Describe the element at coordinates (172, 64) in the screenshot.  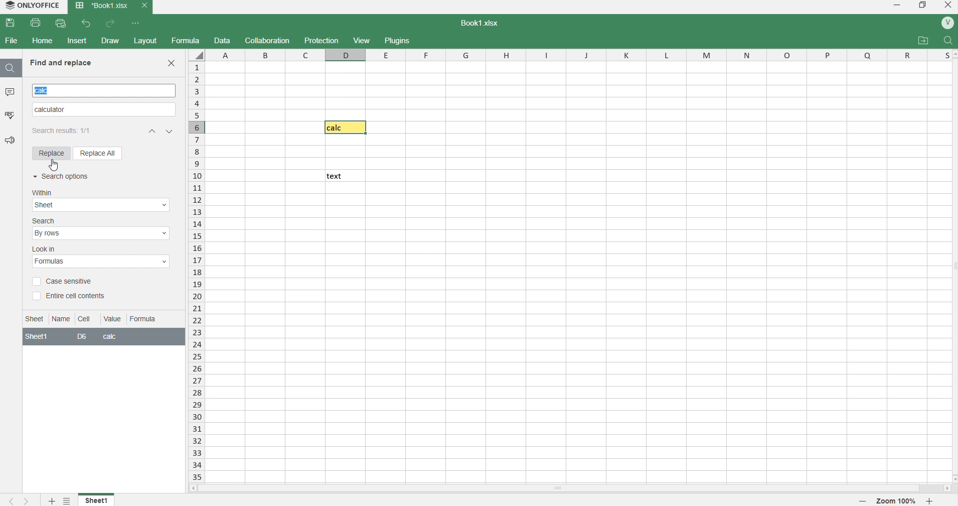
I see `Close` at that location.